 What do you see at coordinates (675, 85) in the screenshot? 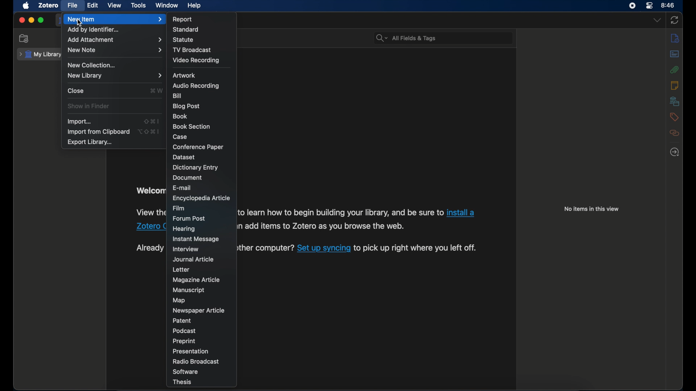
I see `notes` at bounding box center [675, 85].